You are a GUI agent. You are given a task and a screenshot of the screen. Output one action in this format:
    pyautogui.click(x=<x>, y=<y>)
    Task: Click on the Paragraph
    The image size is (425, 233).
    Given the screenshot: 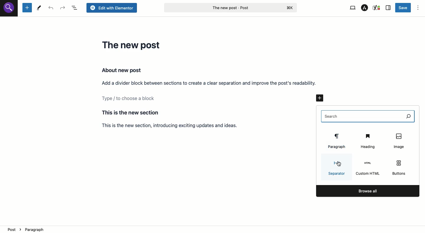 What is the action you would take?
    pyautogui.click(x=336, y=141)
    